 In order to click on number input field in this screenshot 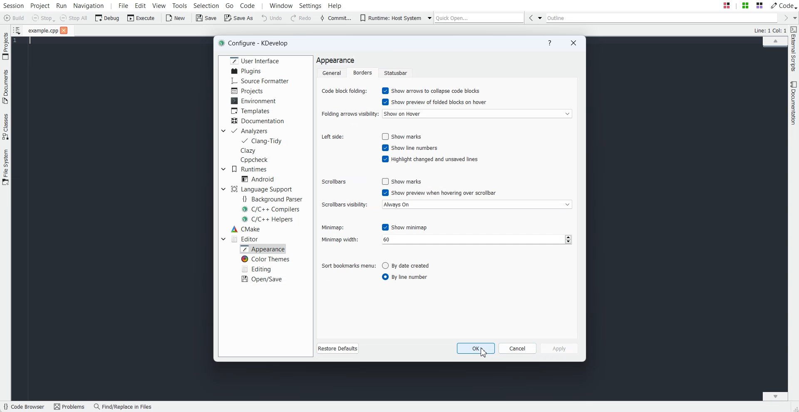, I will do `click(476, 240)`.